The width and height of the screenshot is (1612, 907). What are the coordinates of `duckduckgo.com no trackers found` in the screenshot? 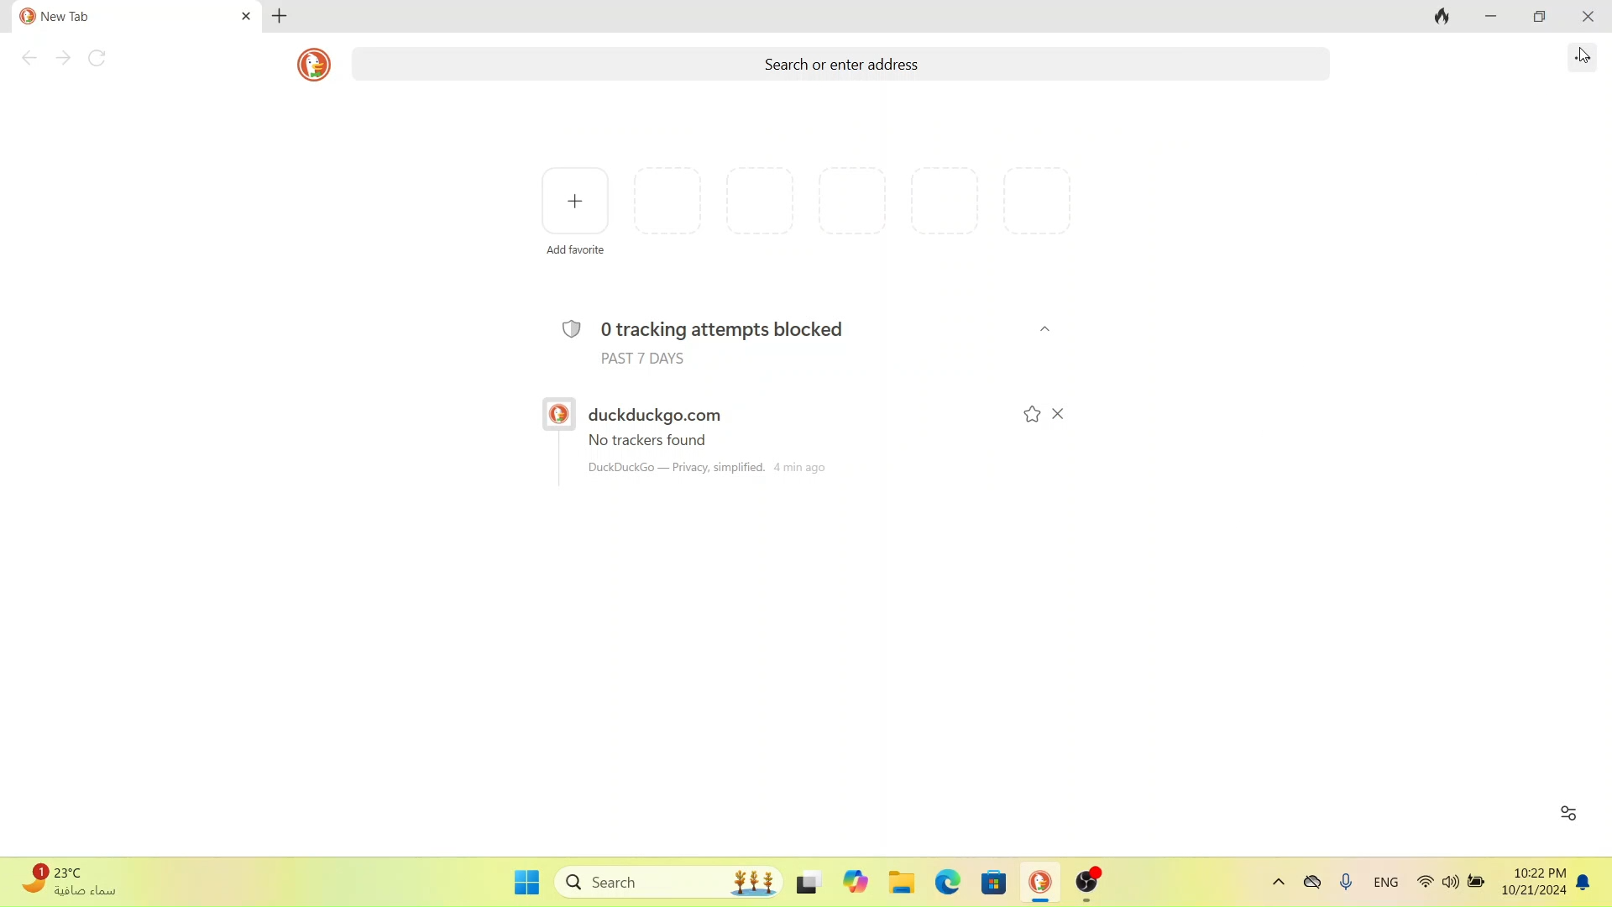 It's located at (756, 438).